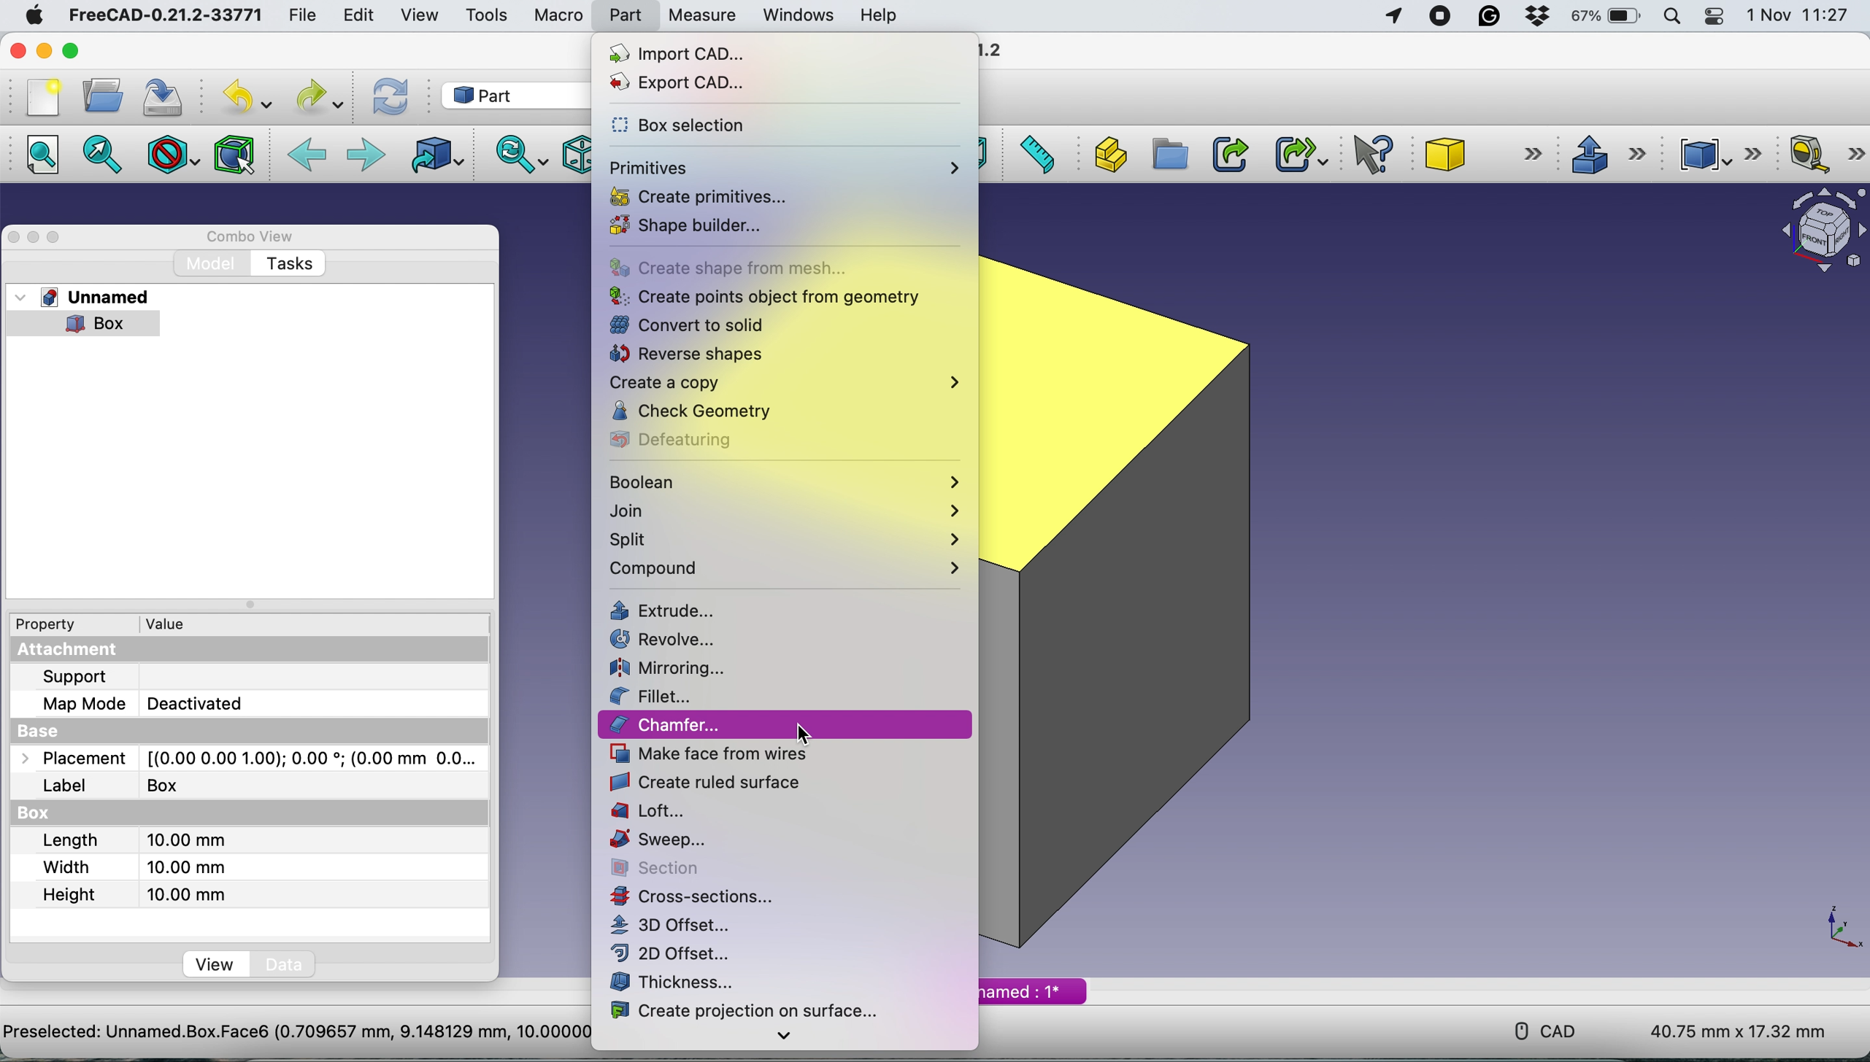  Describe the element at coordinates (695, 55) in the screenshot. I see `import cad` at that location.